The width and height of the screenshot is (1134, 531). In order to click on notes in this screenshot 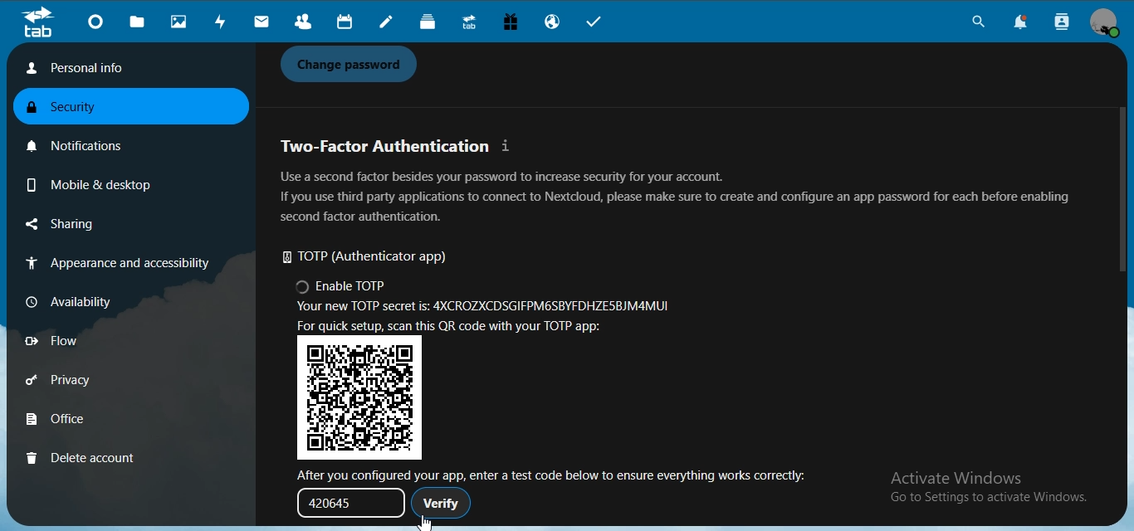, I will do `click(389, 23)`.